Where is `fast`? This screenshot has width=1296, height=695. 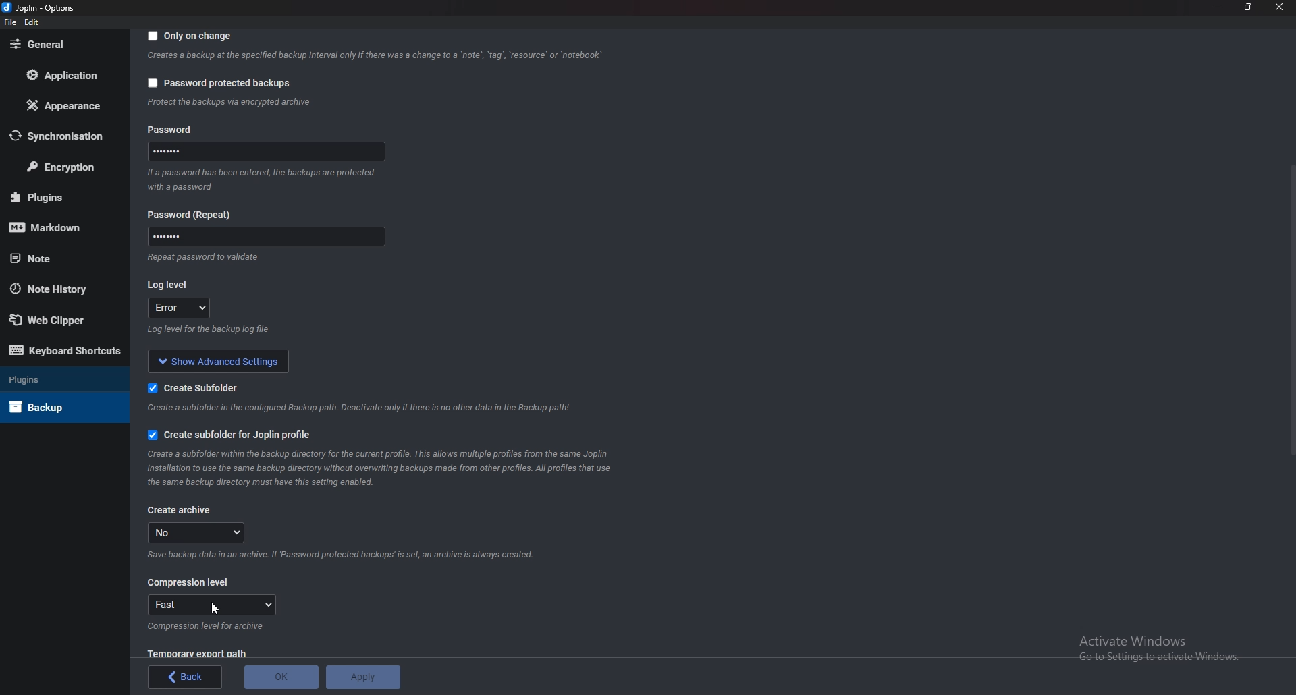
fast is located at coordinates (213, 605).